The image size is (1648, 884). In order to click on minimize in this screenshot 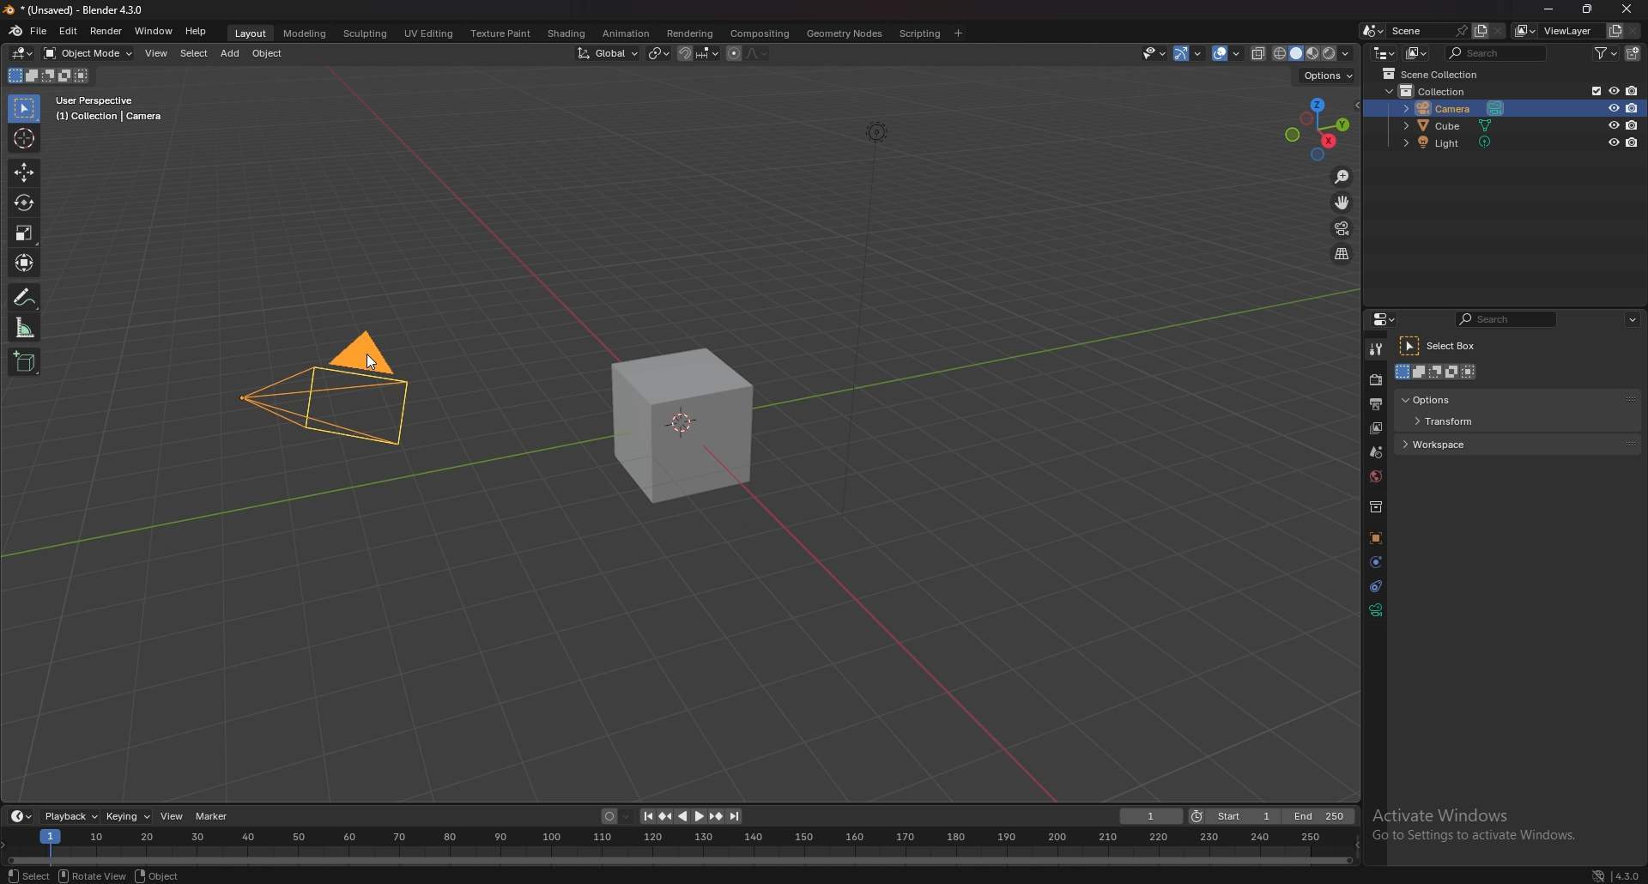, I will do `click(1551, 10)`.